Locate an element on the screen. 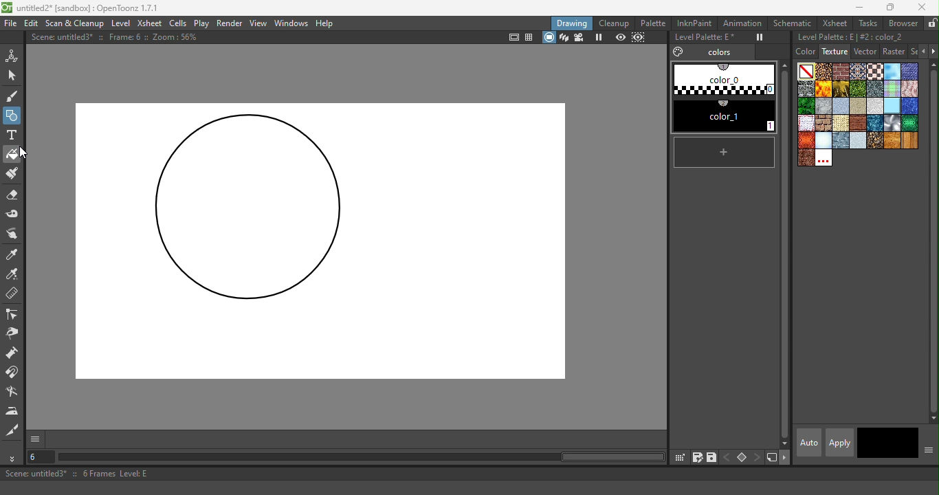  pool.bmp is located at coordinates (909, 106).